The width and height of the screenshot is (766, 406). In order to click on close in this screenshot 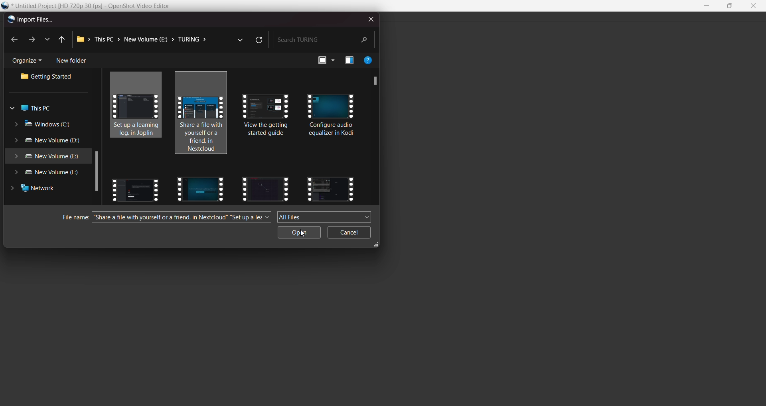, I will do `click(753, 6)`.